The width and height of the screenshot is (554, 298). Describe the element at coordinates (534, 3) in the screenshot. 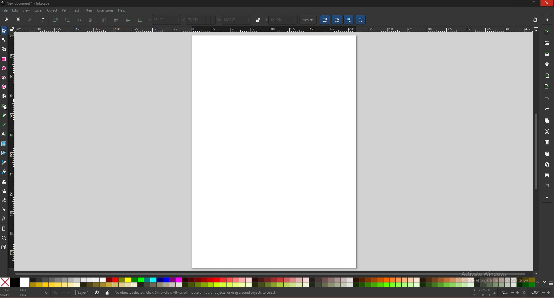

I see `resize` at that location.